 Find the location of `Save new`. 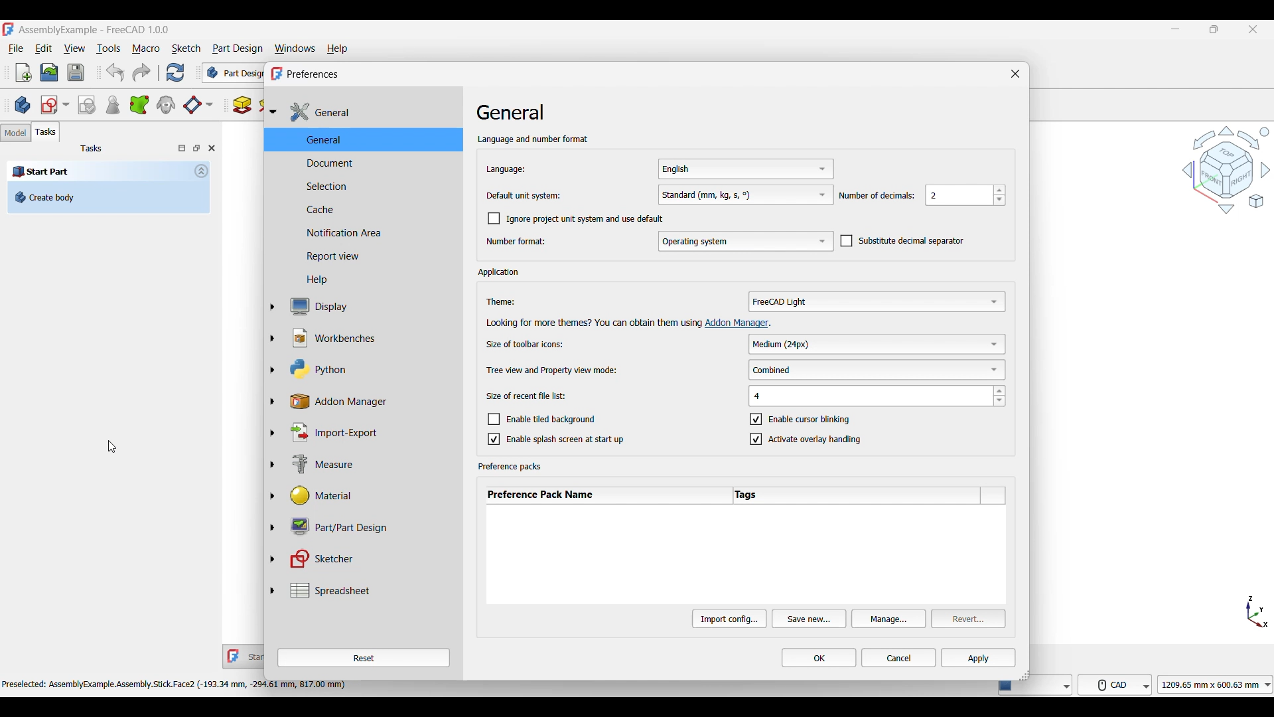

Save new is located at coordinates (810, 619).